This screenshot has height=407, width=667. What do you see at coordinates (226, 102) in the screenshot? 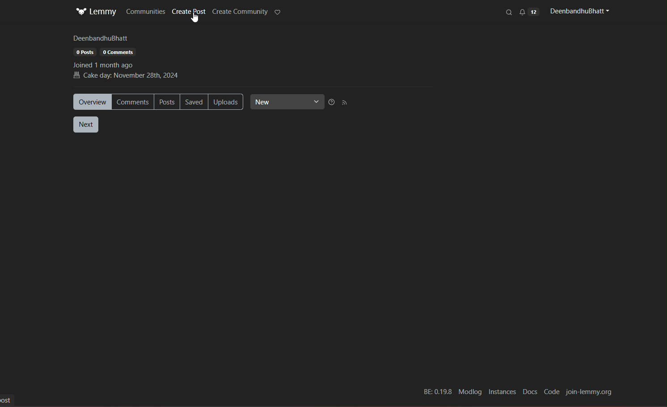
I see `Uploads` at bounding box center [226, 102].